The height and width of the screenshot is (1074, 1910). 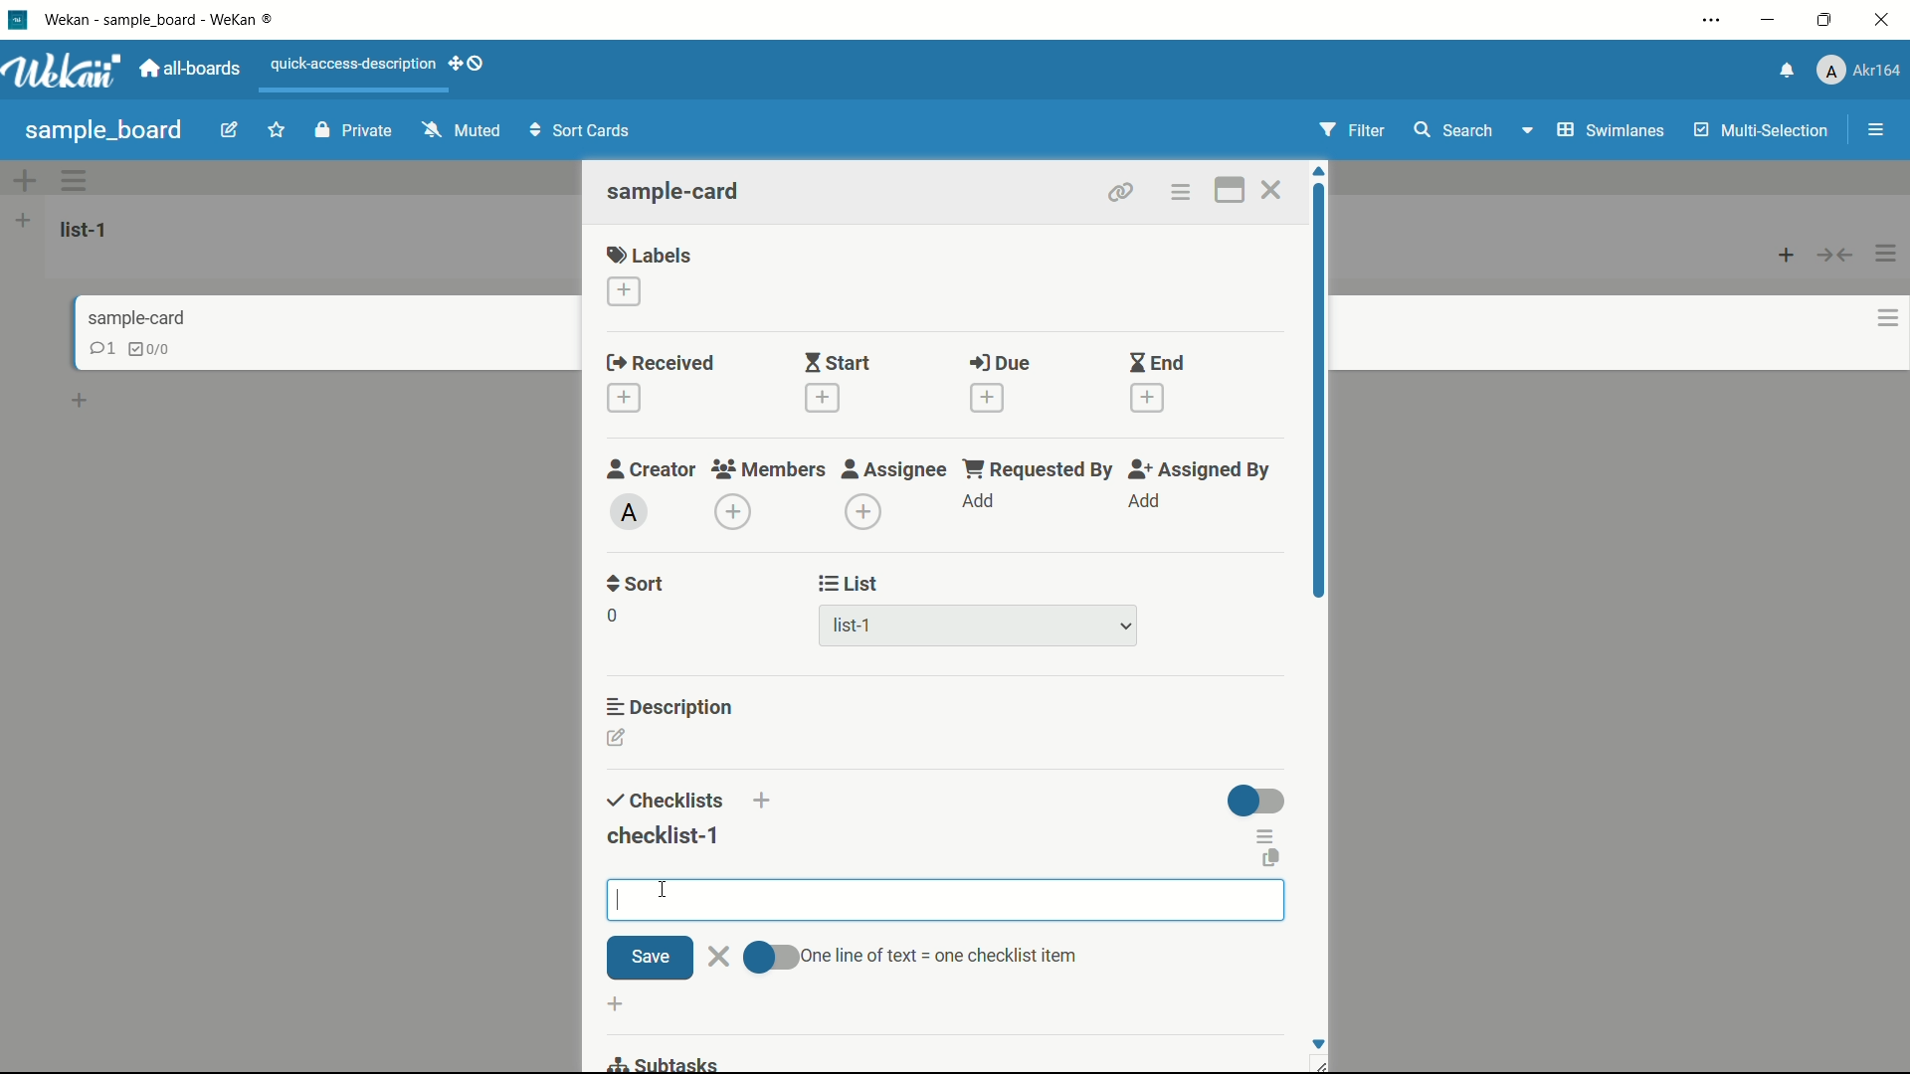 What do you see at coordinates (1875, 128) in the screenshot?
I see `menu` at bounding box center [1875, 128].